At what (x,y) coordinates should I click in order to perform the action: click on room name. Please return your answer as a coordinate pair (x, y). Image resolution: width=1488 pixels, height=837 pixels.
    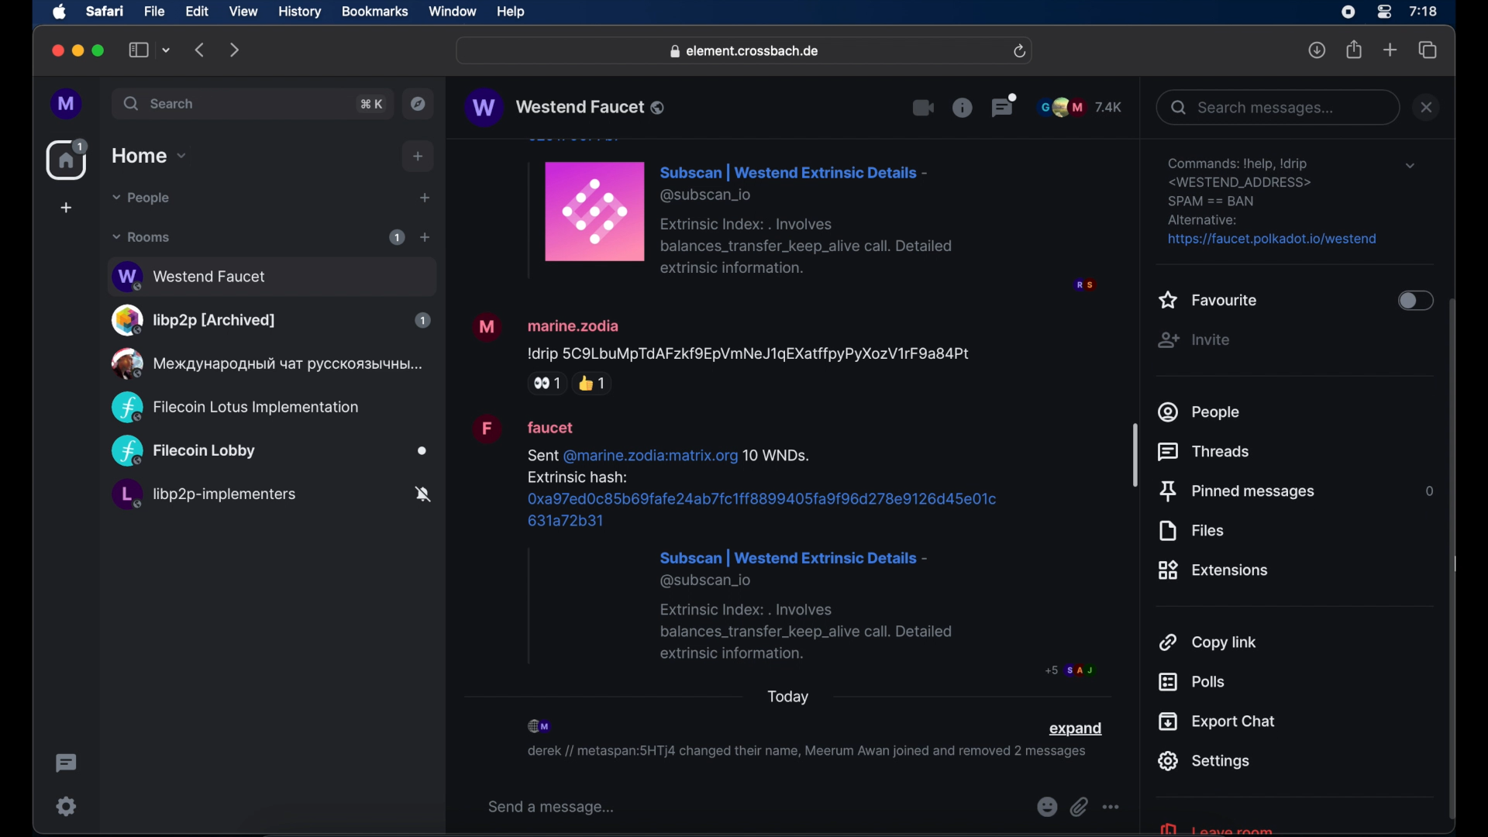
    Looking at the image, I should click on (564, 107).